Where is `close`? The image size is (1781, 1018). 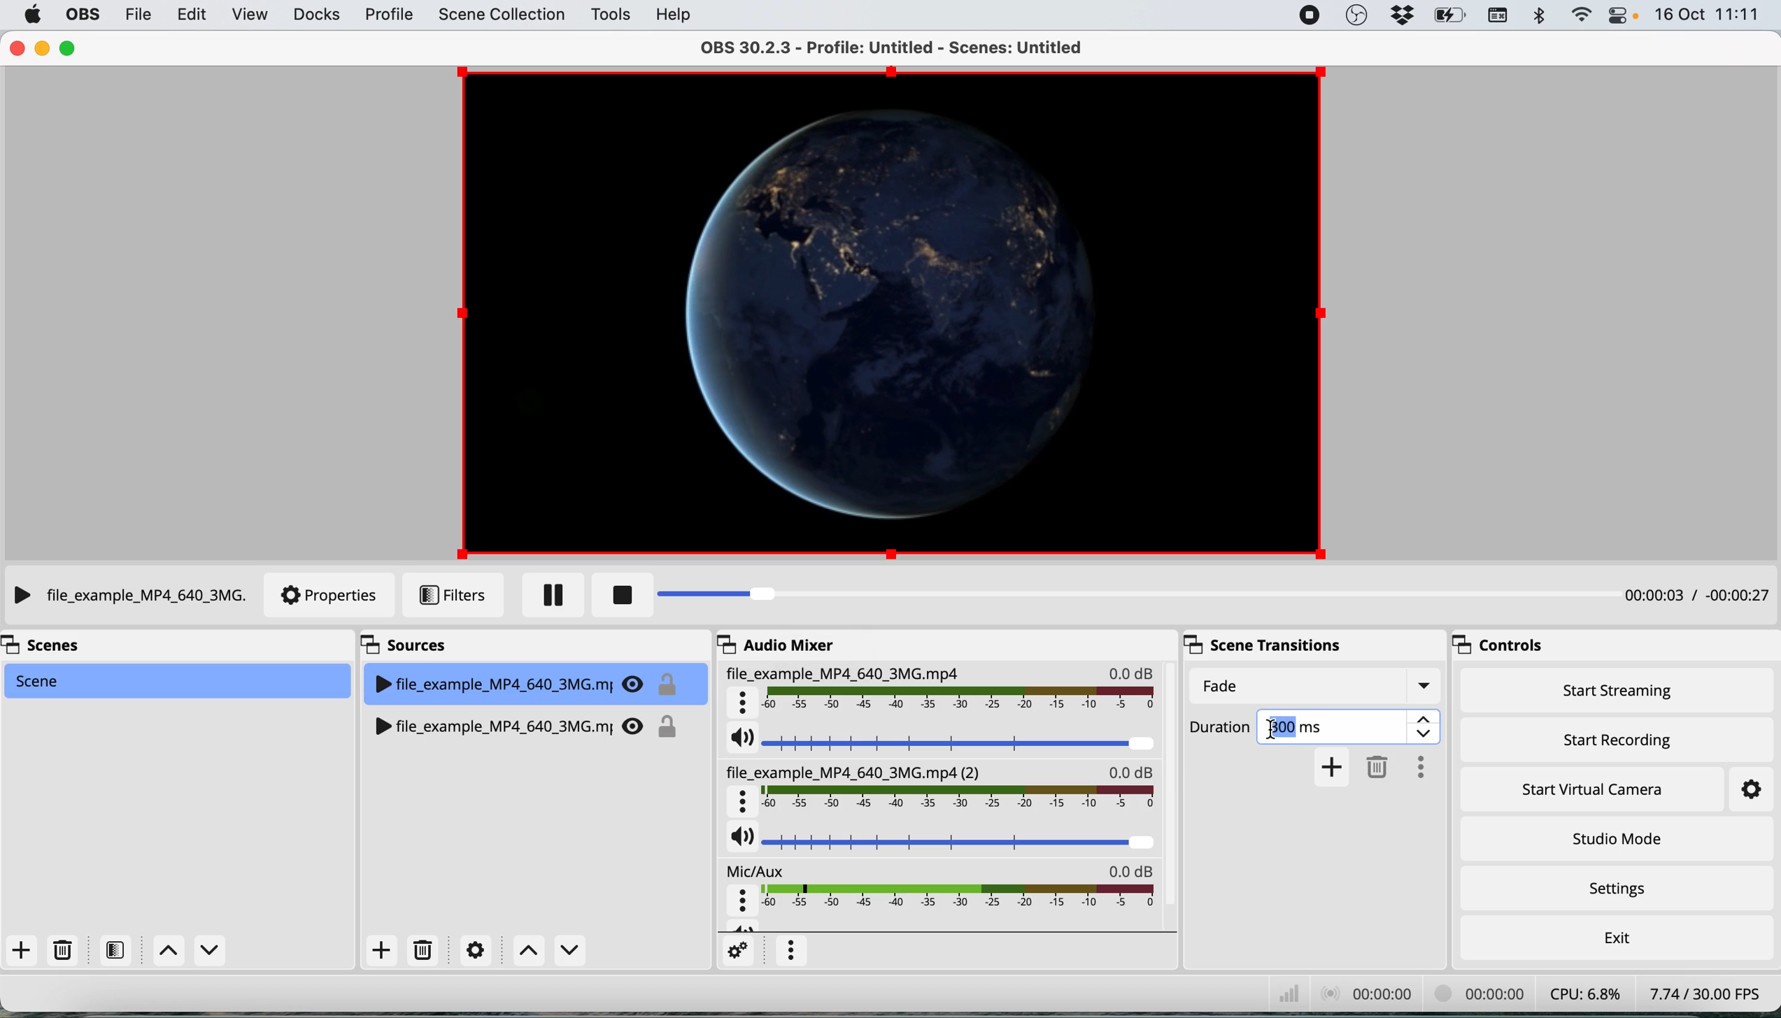 close is located at coordinates (16, 47).